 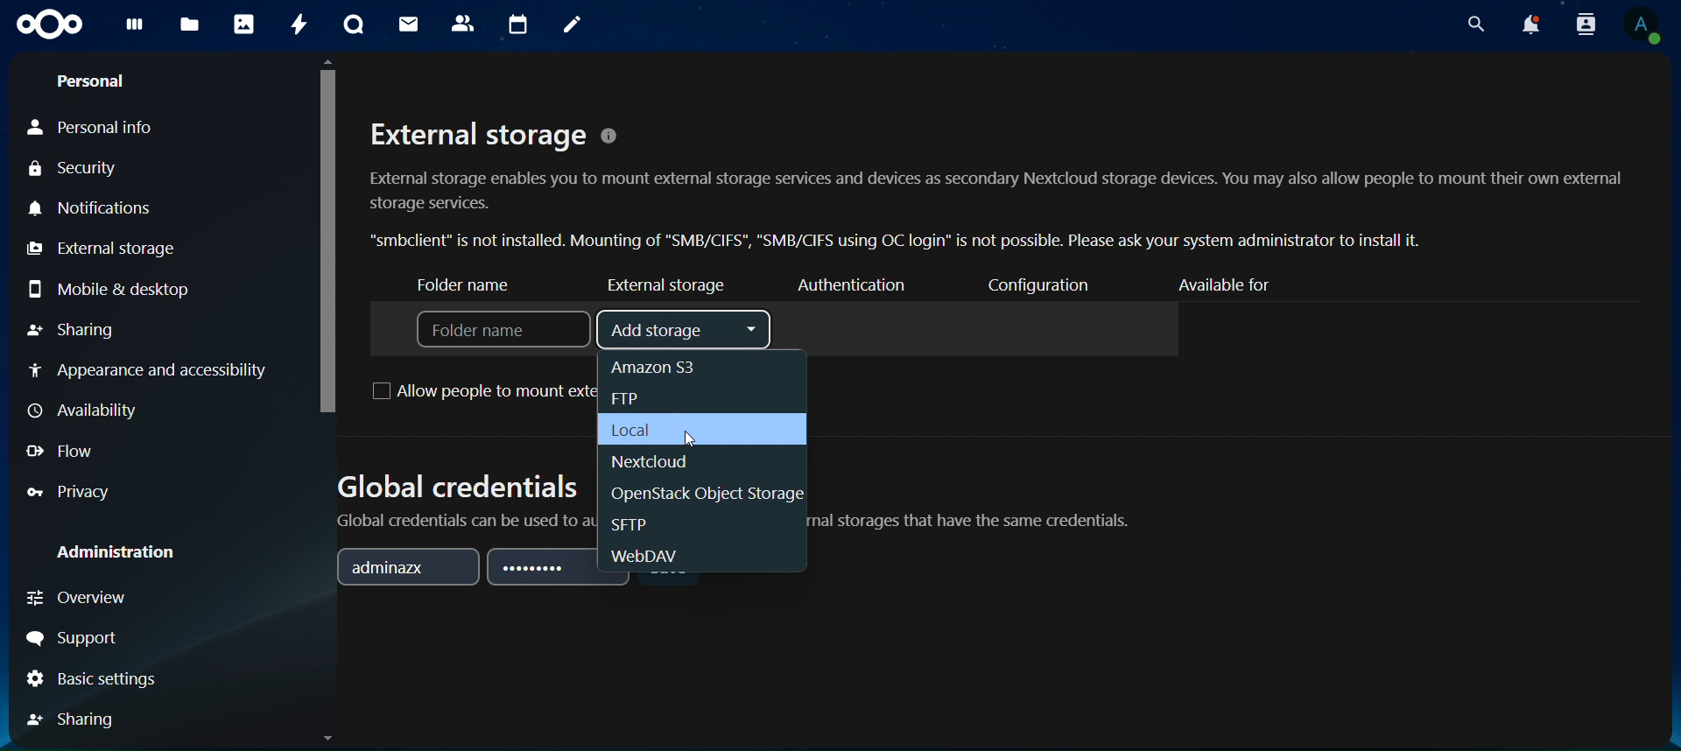 I want to click on ebDAV, so click(x=652, y=558).